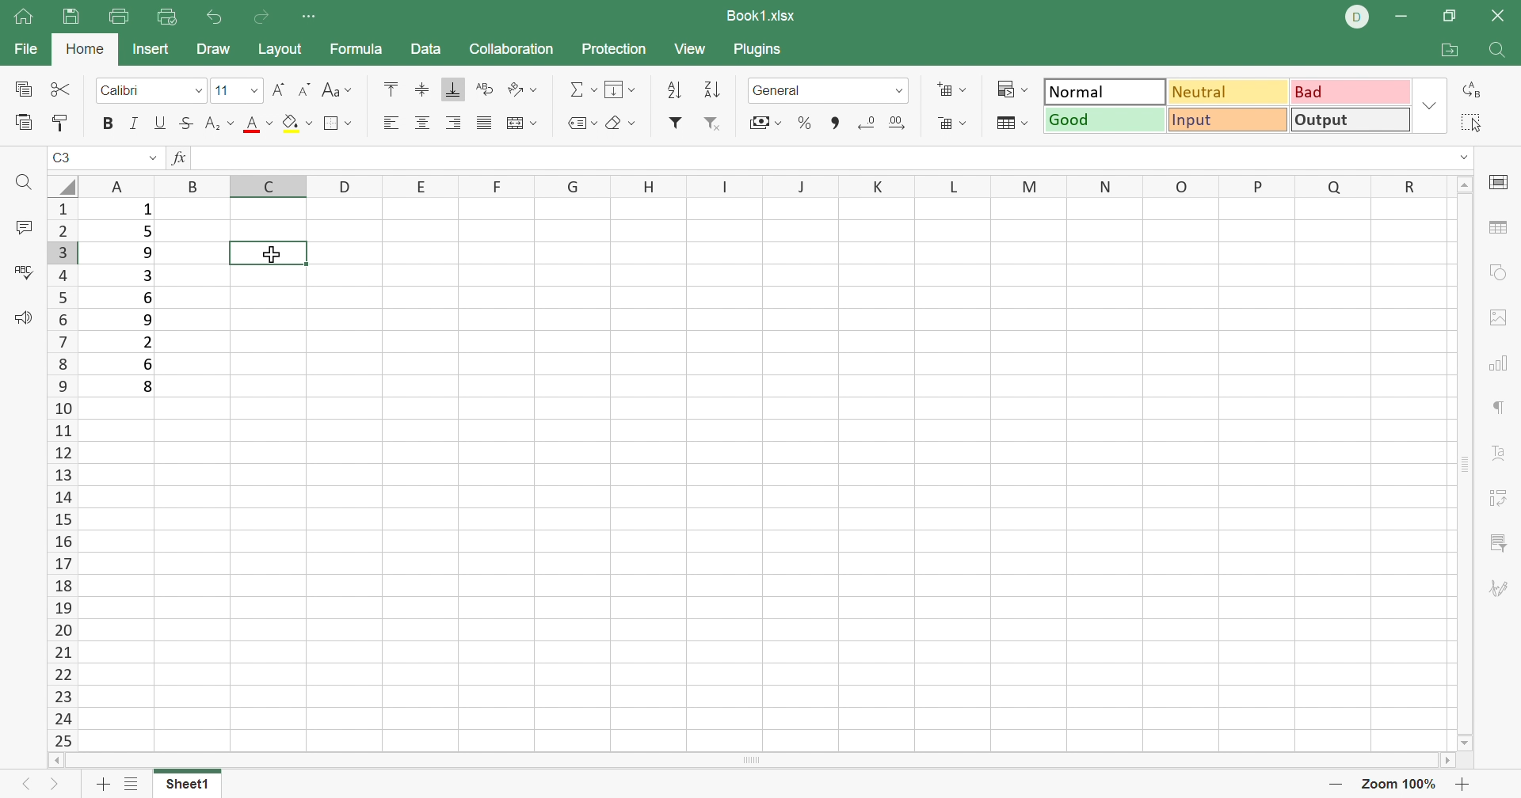 The width and height of the screenshot is (1521, 798). I want to click on Protection, so click(612, 49).